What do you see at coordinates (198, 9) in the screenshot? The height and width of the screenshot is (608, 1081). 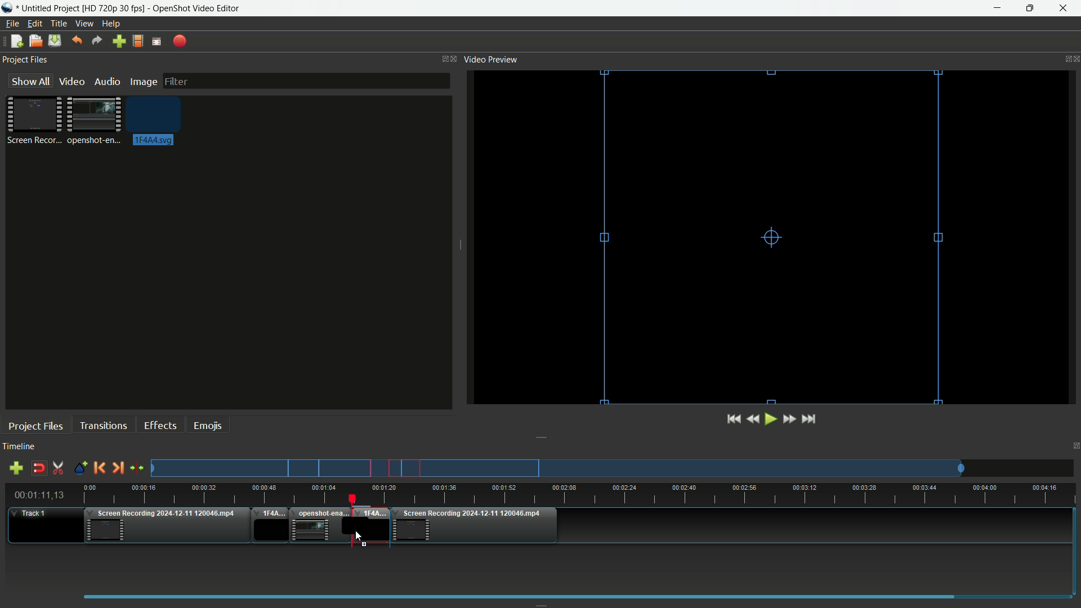 I see `App name` at bounding box center [198, 9].